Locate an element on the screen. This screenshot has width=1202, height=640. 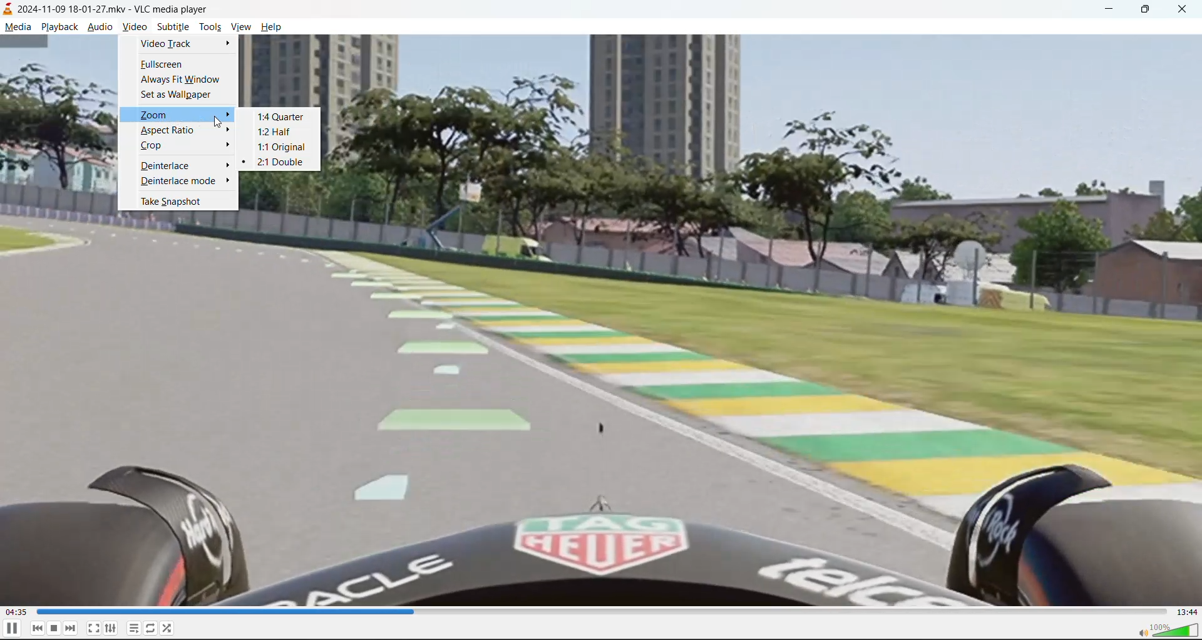
fullscreen is located at coordinates (165, 65).